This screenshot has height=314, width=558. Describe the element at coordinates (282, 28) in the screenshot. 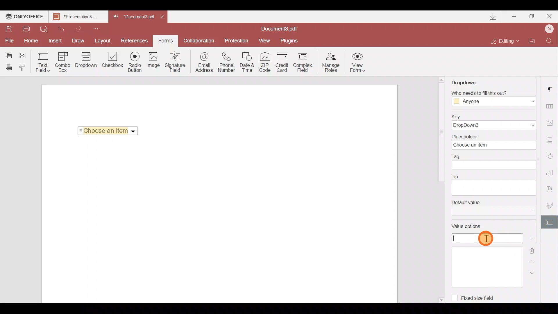

I see `Document name` at that location.